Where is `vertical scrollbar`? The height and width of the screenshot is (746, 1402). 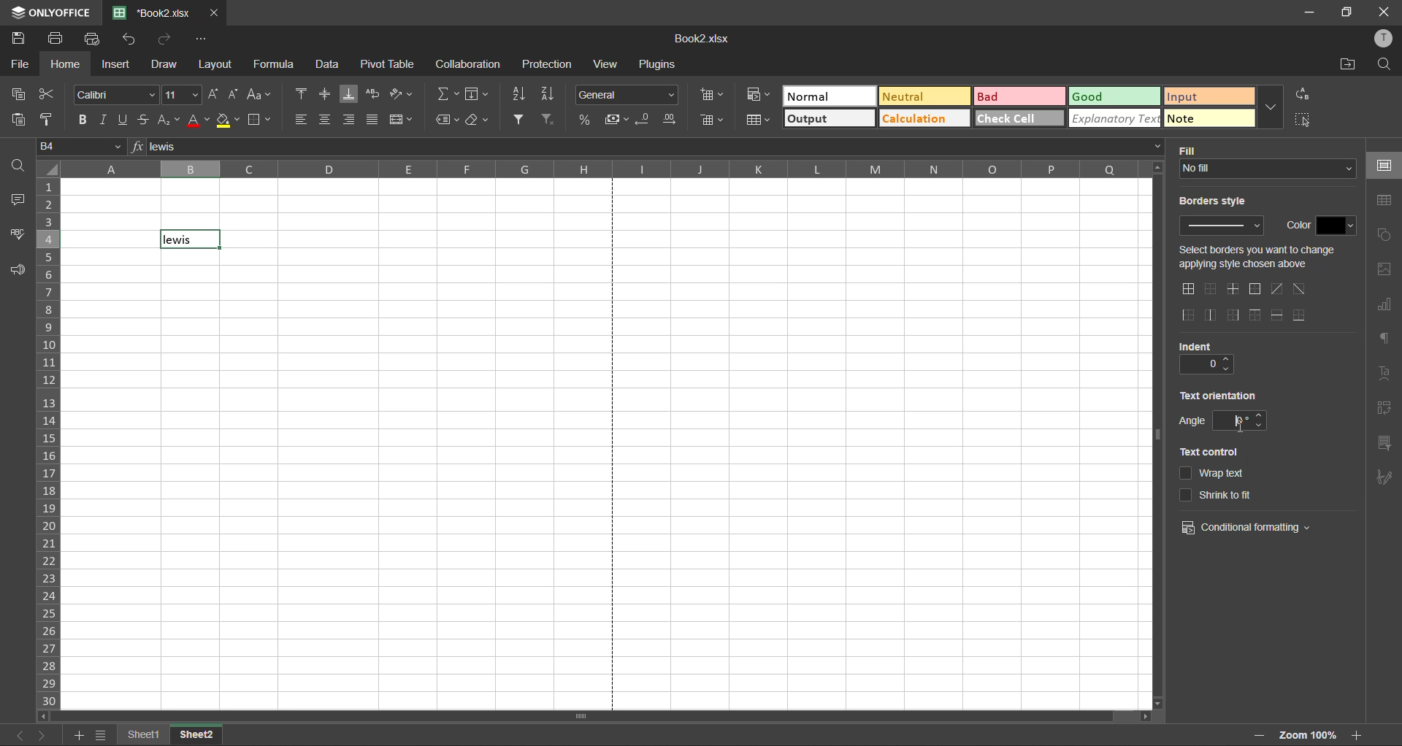 vertical scrollbar is located at coordinates (1153, 435).